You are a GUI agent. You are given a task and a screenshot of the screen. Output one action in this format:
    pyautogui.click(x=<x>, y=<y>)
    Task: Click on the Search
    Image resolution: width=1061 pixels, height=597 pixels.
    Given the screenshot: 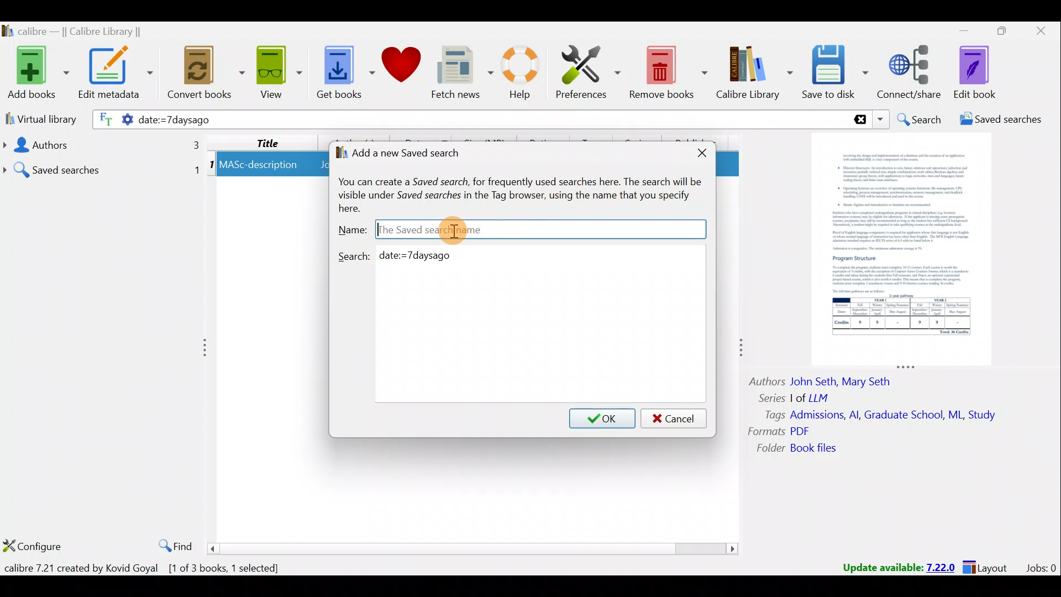 What is the action you would take?
    pyautogui.click(x=918, y=118)
    